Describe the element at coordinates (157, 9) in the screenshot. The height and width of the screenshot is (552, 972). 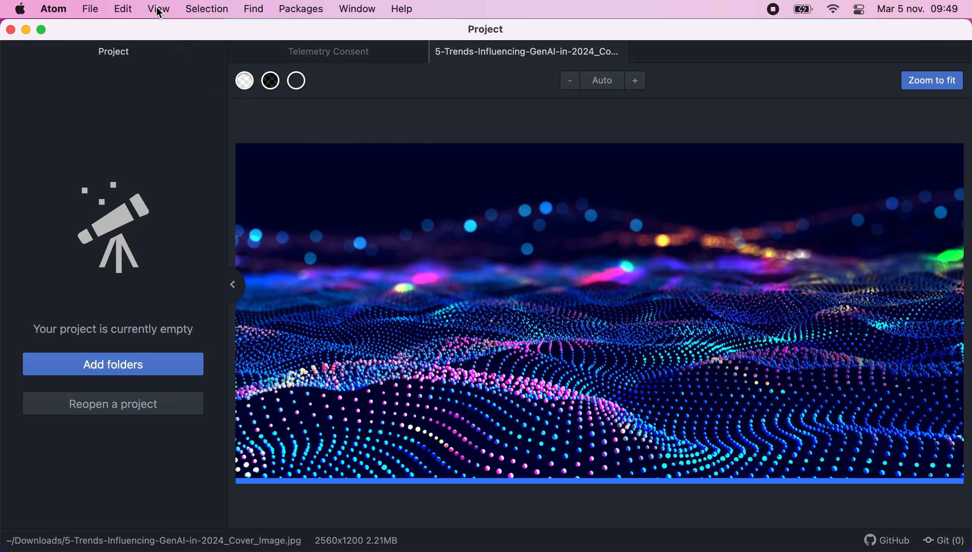
I see `view` at that location.